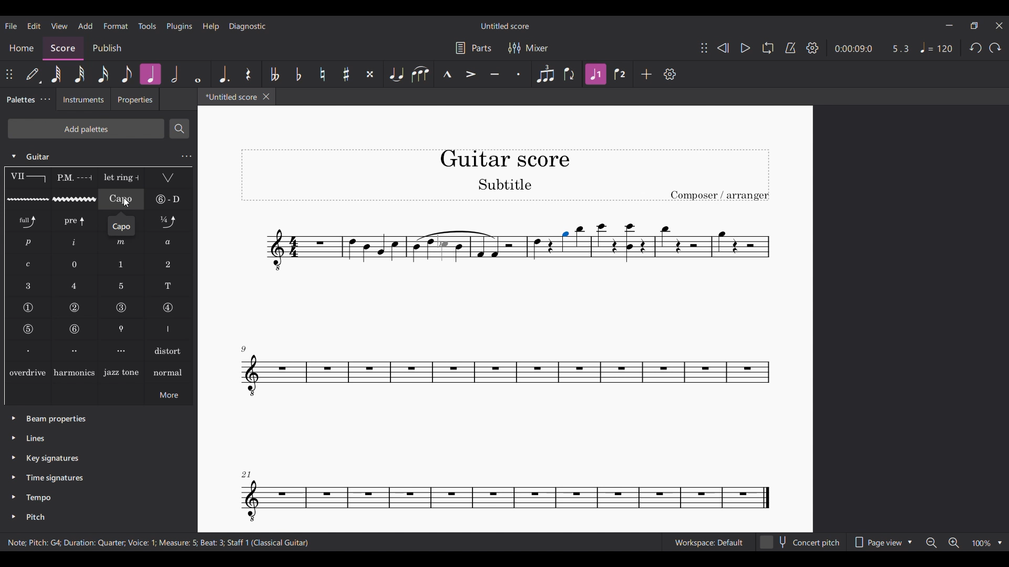 This screenshot has width=1009, height=567. I want to click on Settings, so click(670, 74).